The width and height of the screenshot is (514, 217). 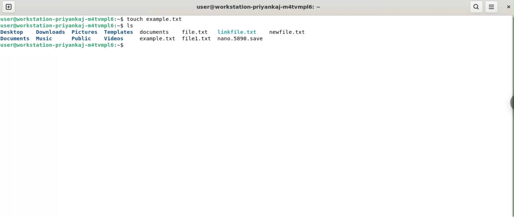 I want to click on newfile.txt, so click(x=287, y=32).